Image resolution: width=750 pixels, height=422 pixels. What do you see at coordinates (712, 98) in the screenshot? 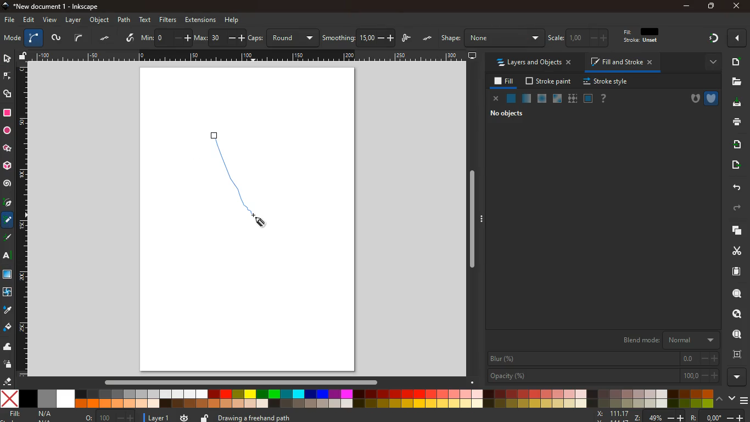
I see `shield` at bounding box center [712, 98].